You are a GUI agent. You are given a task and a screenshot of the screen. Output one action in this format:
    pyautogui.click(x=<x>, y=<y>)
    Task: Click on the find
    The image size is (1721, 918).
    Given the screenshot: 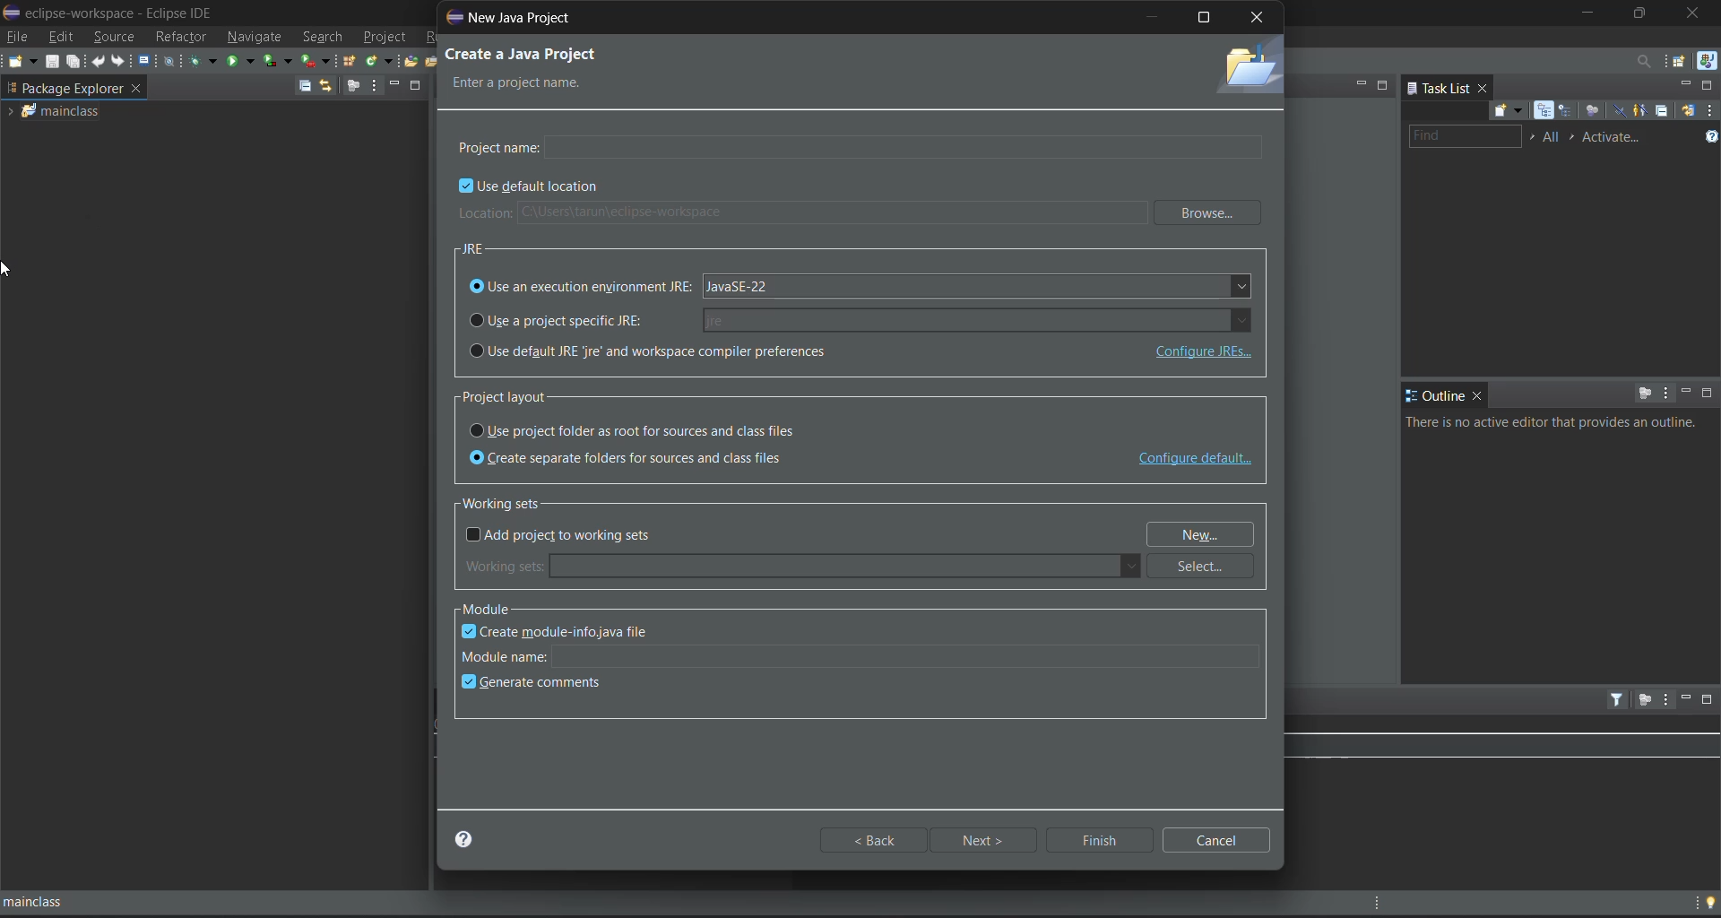 What is the action you would take?
    pyautogui.click(x=1465, y=136)
    